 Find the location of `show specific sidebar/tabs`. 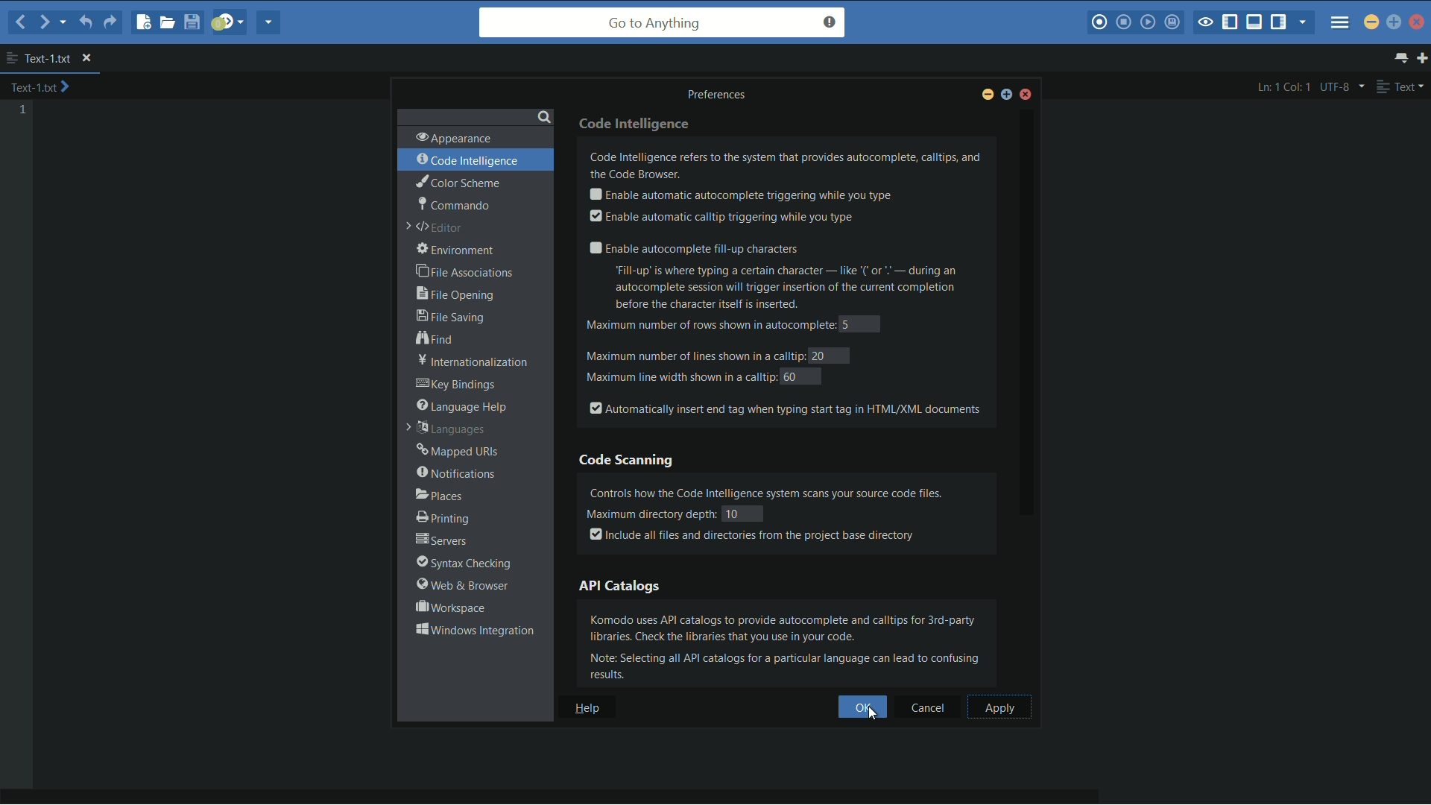

show specific sidebar/tabs is located at coordinates (1304, 23).